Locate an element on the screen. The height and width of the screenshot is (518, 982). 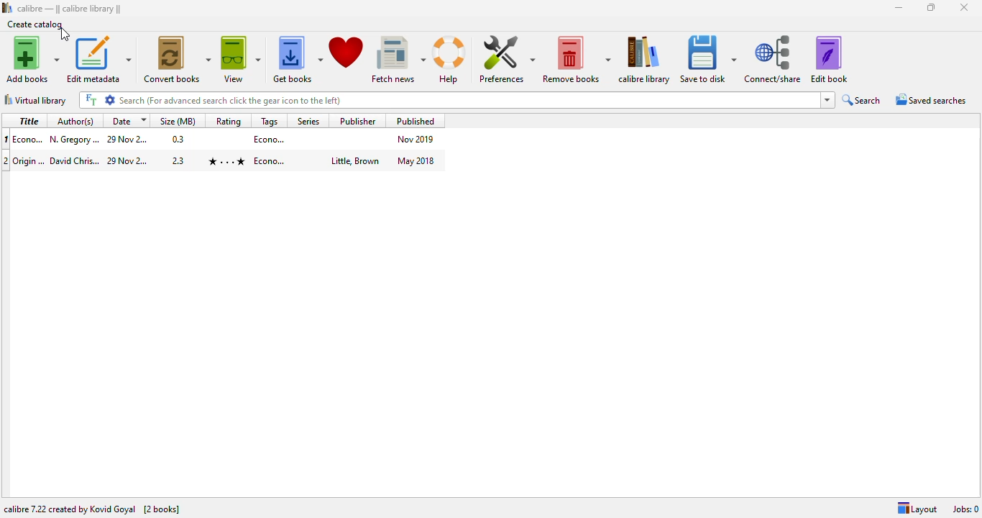
add books is located at coordinates (32, 59).